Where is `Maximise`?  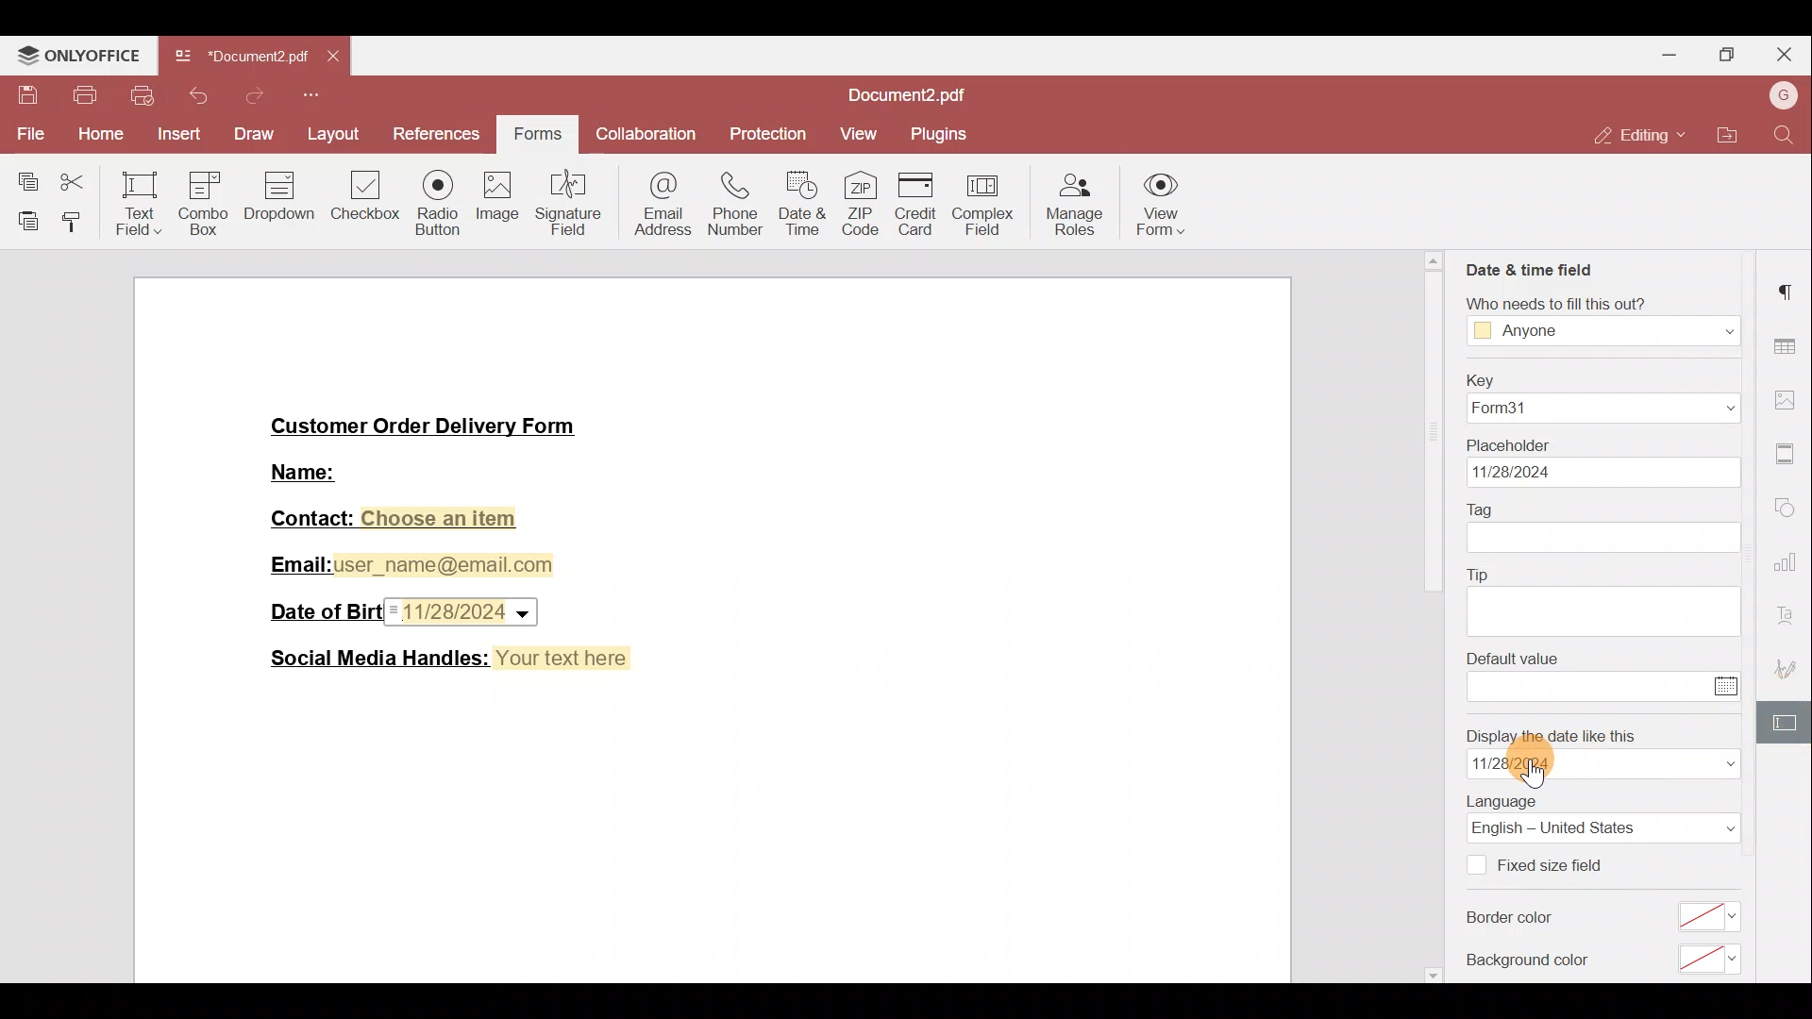 Maximise is located at coordinates (1728, 53).